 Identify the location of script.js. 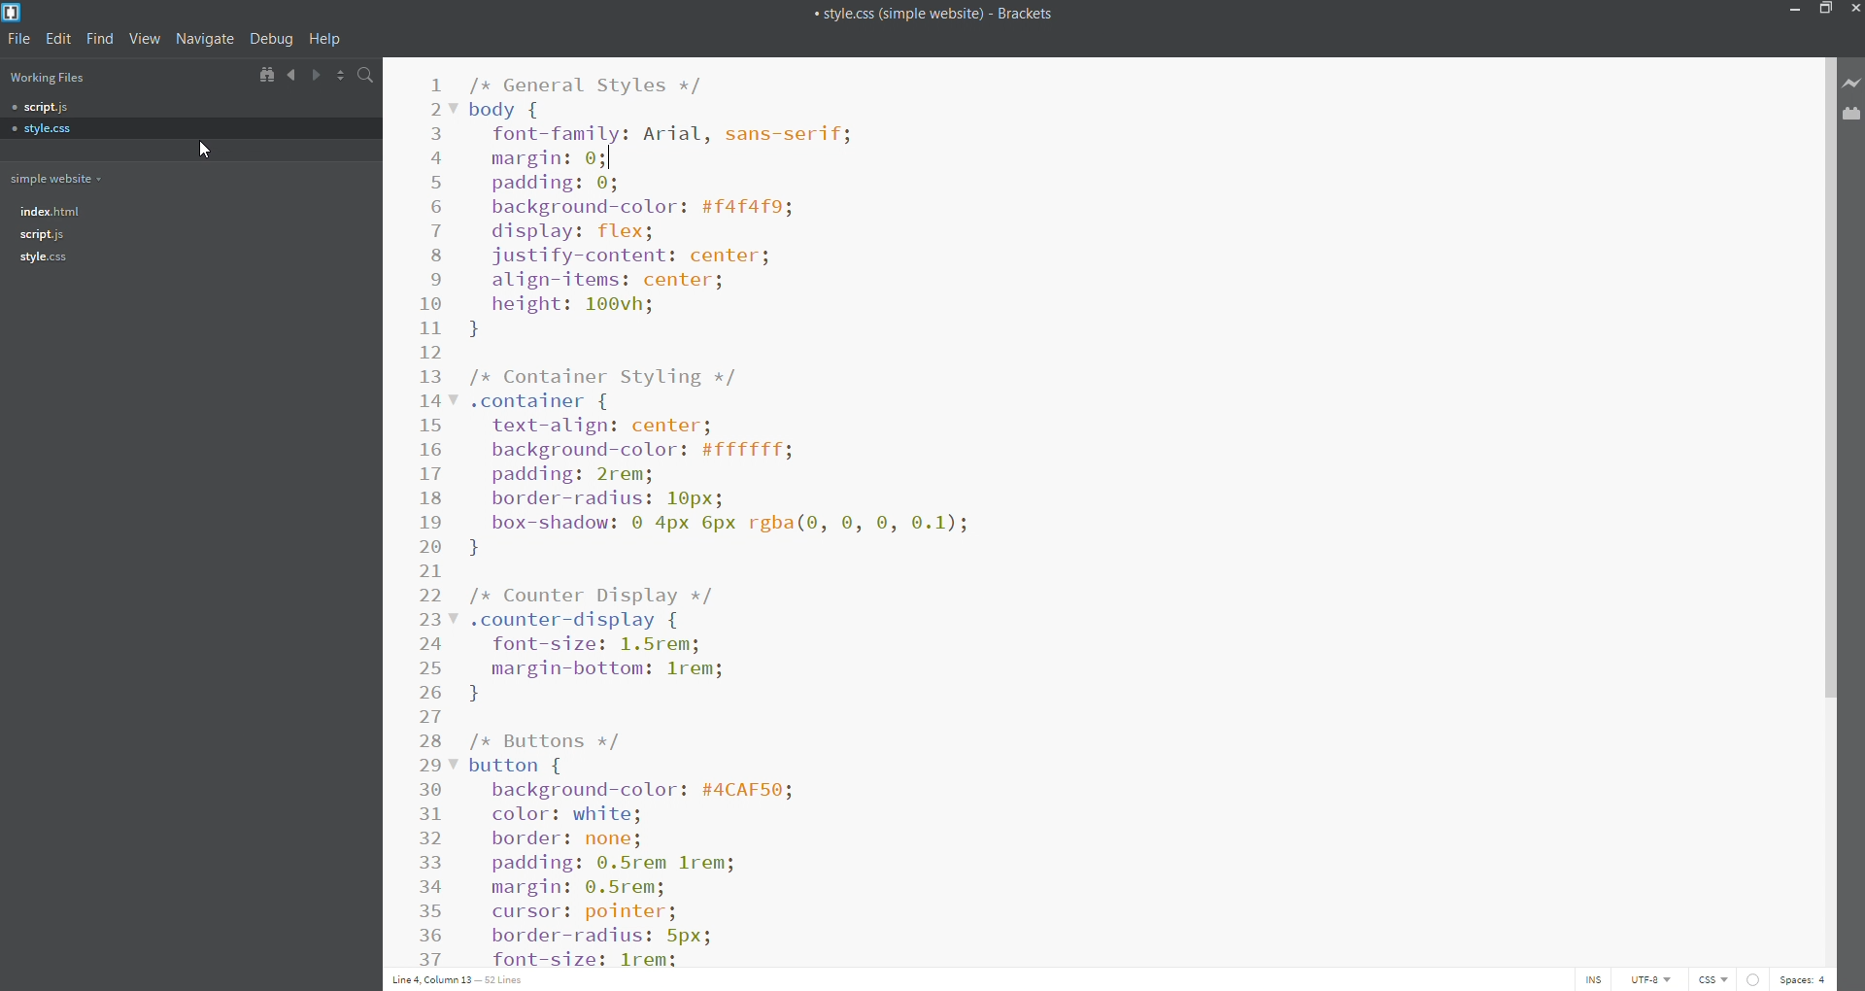
(187, 235).